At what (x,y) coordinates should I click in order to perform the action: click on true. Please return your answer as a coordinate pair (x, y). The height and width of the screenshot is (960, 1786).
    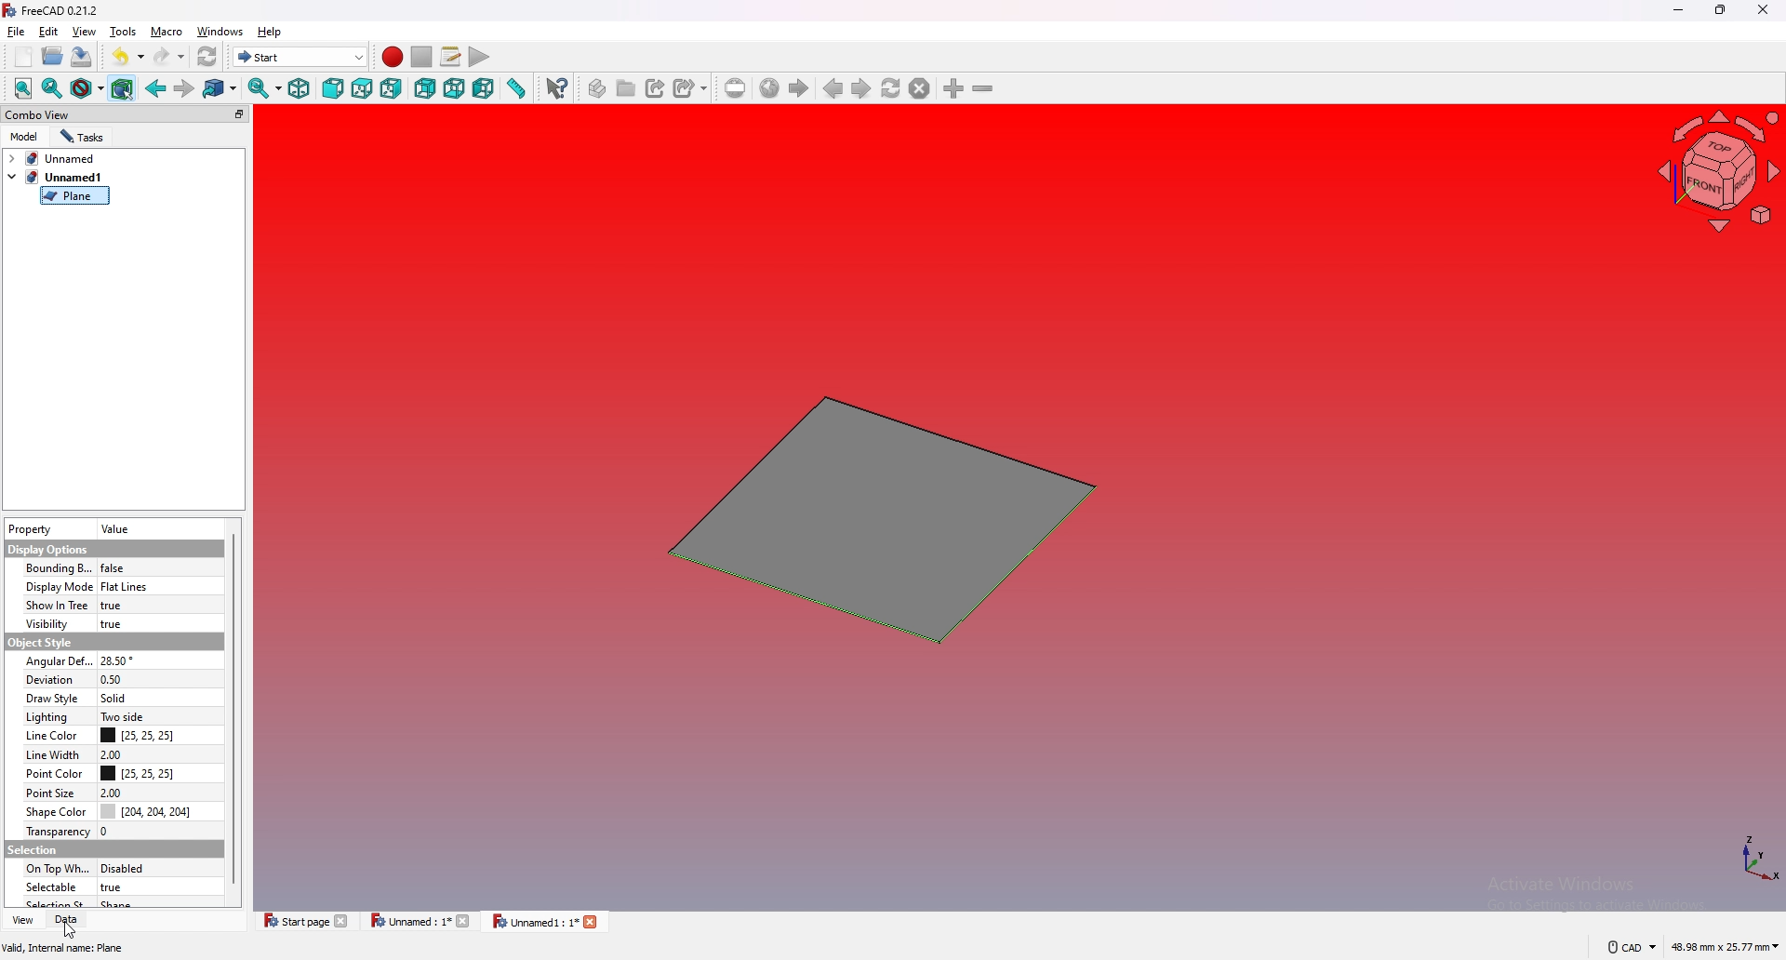
    Looking at the image, I should click on (122, 887).